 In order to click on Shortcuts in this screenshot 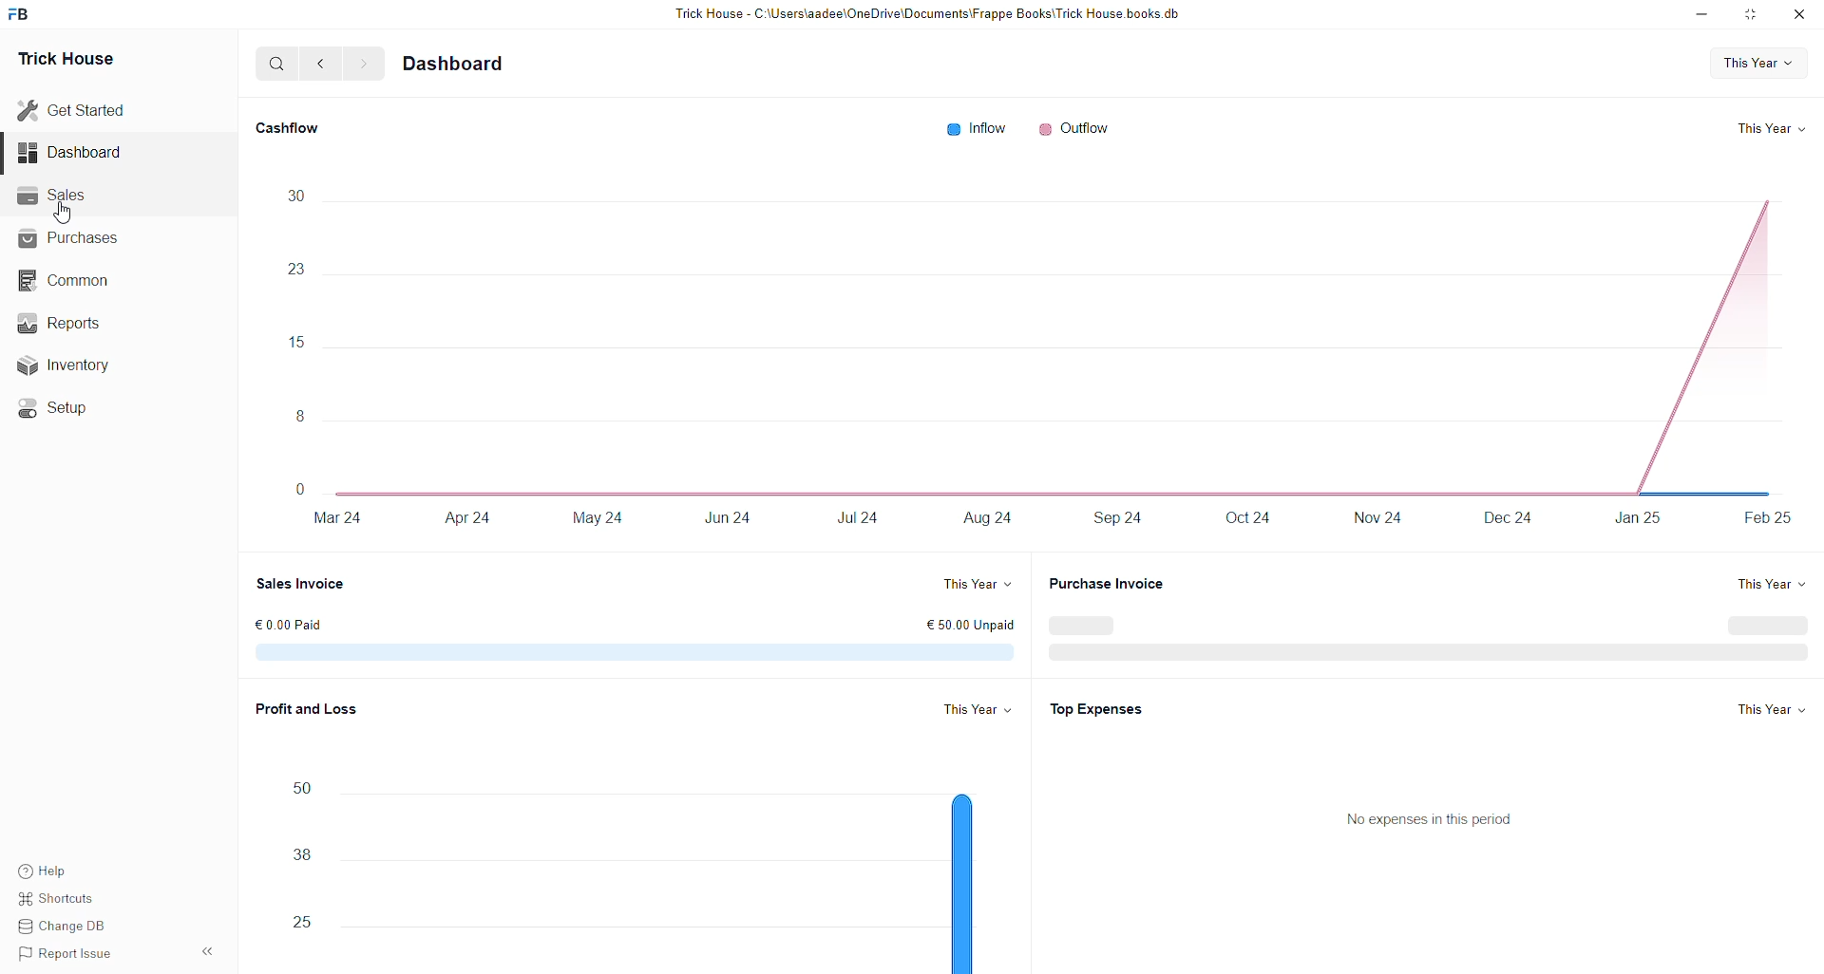, I will do `click(64, 895)`.